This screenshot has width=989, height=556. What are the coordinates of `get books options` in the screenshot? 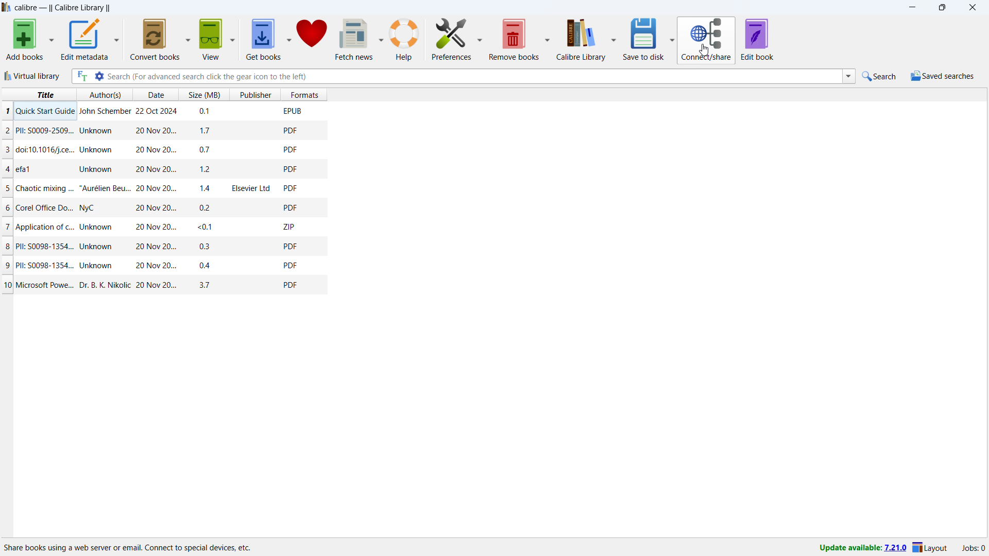 It's located at (289, 39).